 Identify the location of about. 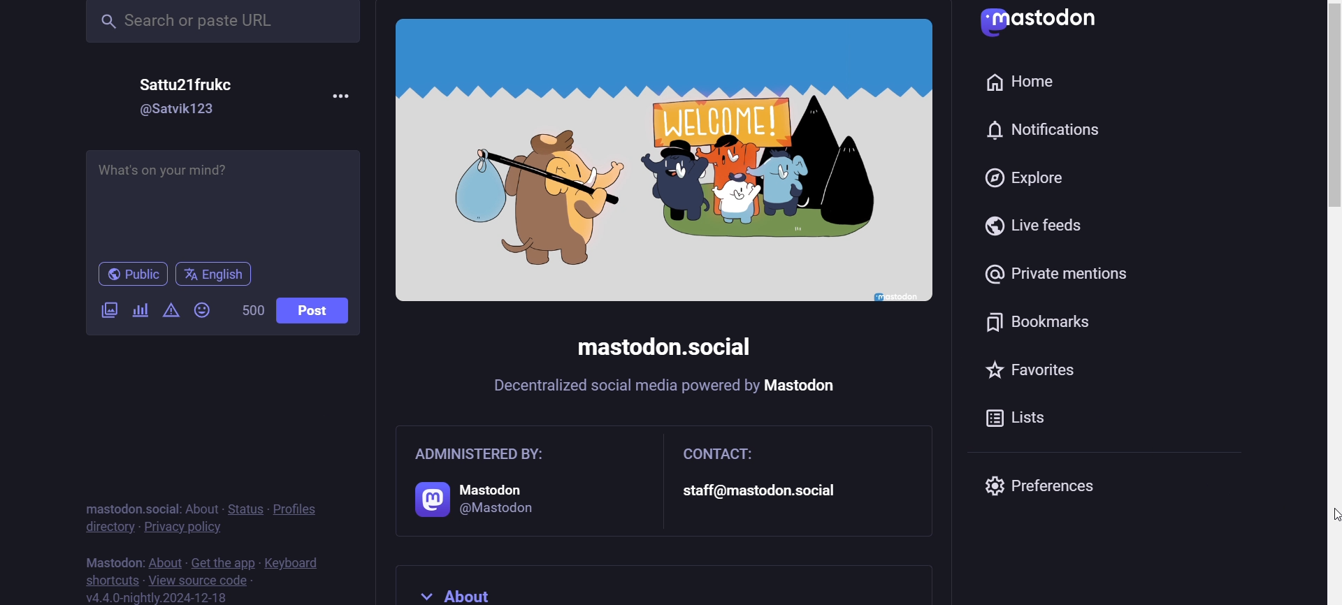
(454, 596).